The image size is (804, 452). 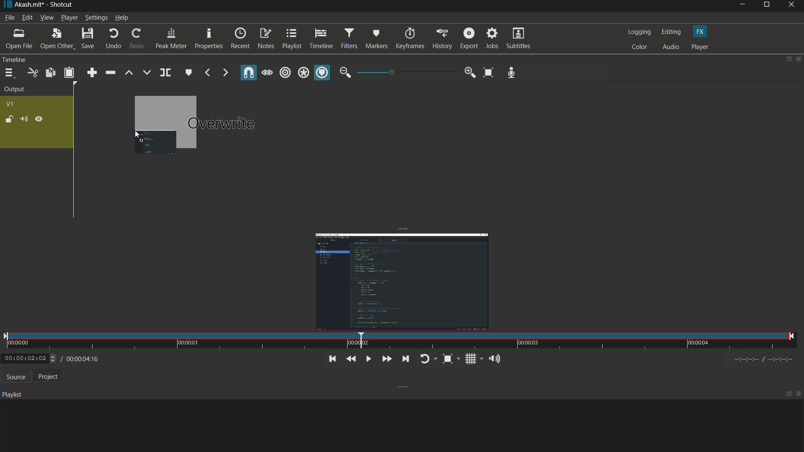 What do you see at coordinates (492, 39) in the screenshot?
I see `jobs` at bounding box center [492, 39].